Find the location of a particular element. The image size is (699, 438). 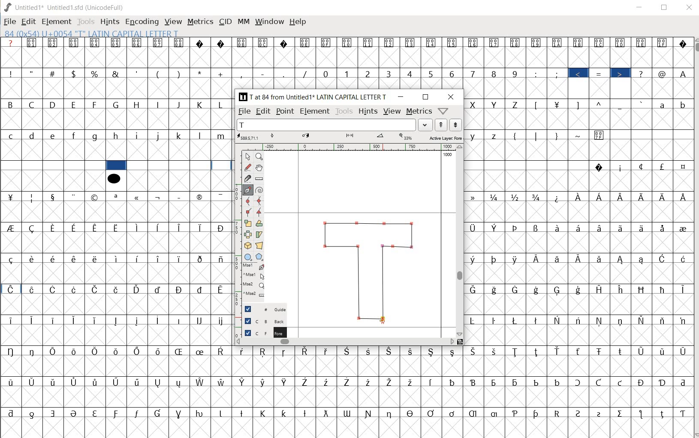

Symbol is located at coordinates (411, 412).